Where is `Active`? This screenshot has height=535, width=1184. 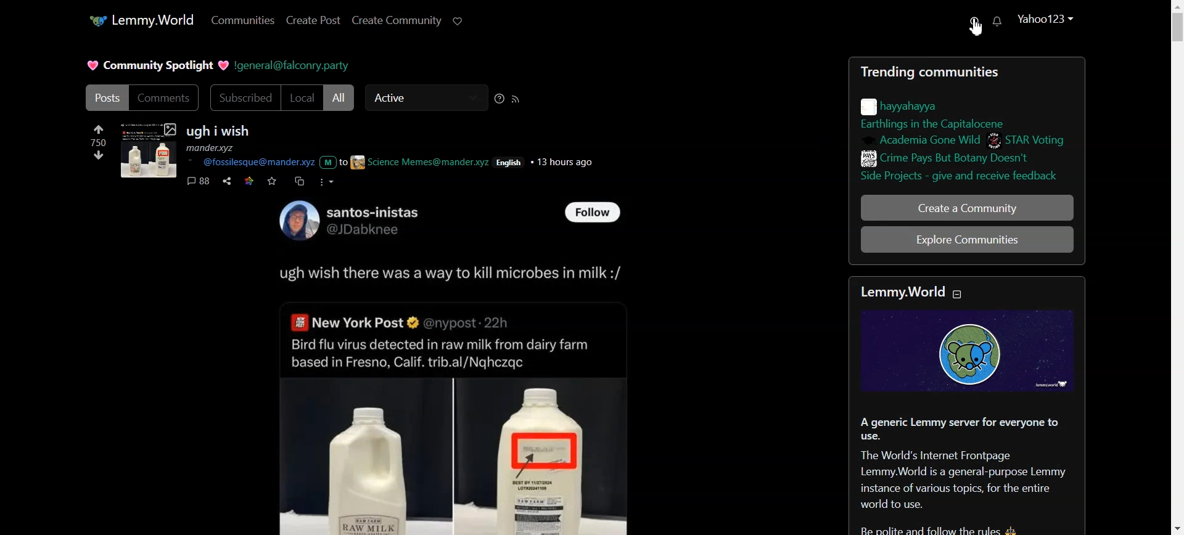 Active is located at coordinates (424, 98).